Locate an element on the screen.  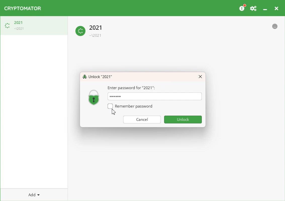
Preferences is located at coordinates (254, 8).